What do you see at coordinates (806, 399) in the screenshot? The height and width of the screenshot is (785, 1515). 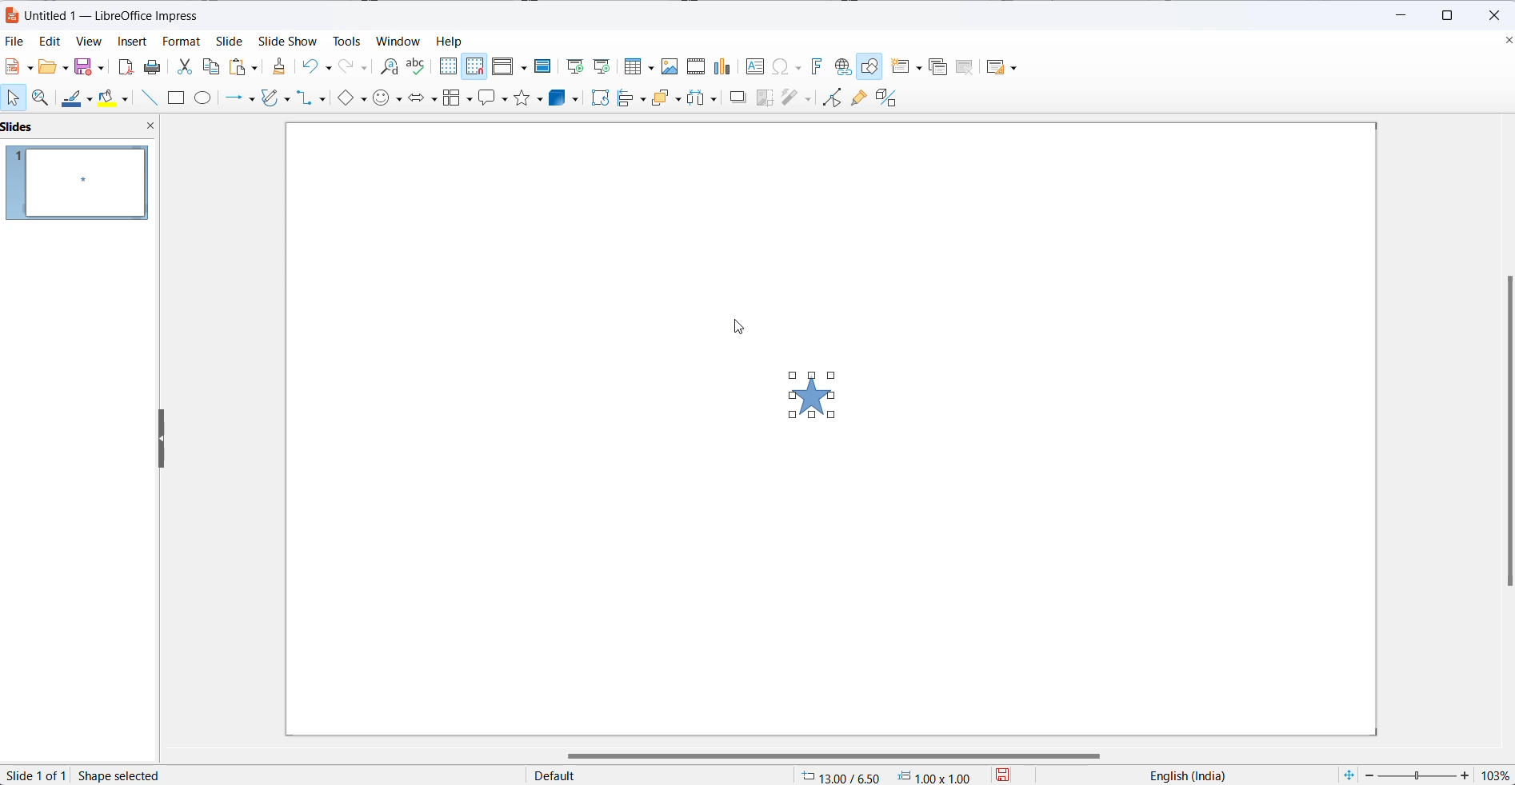 I see `star` at bounding box center [806, 399].